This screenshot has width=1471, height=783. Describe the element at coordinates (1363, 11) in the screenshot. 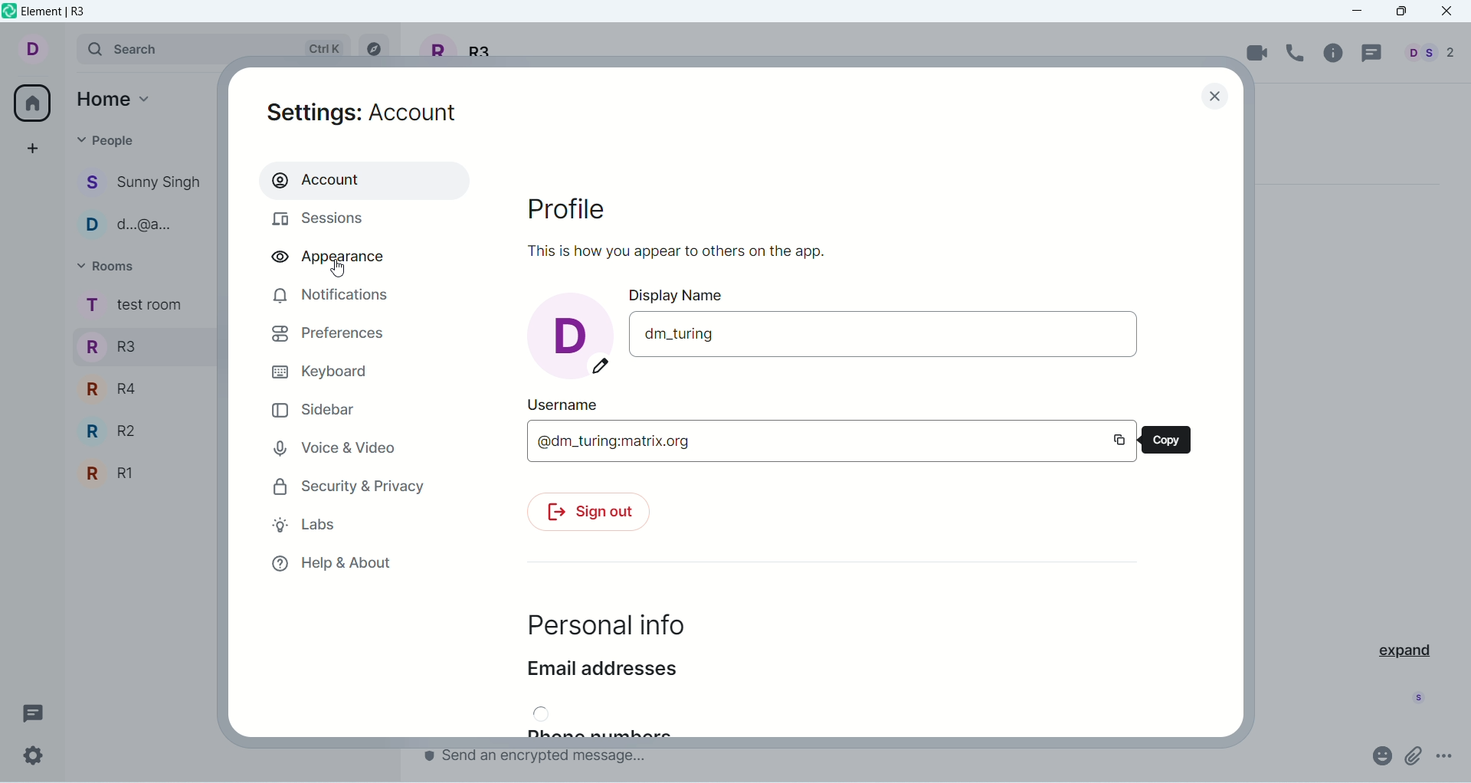

I see `minimize` at that location.